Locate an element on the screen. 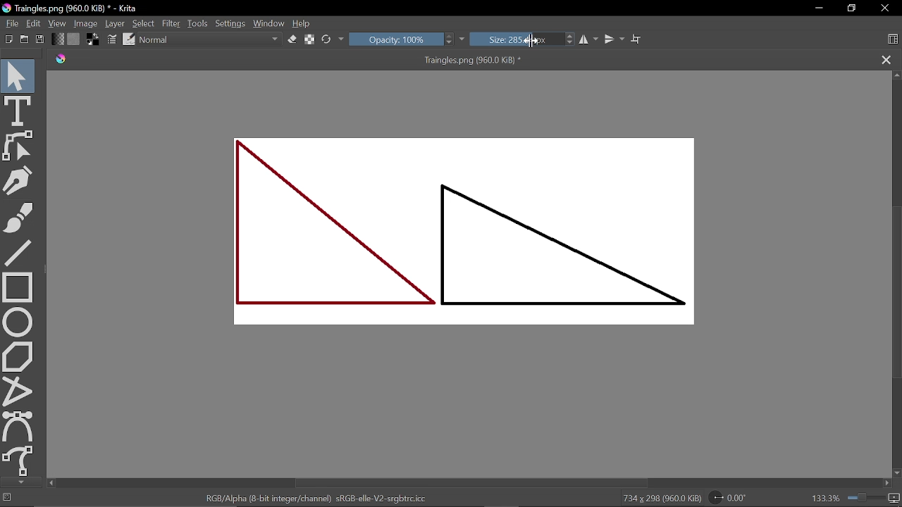 Image resolution: width=902 pixels, height=507 pixels. Close is located at coordinates (883, 8).